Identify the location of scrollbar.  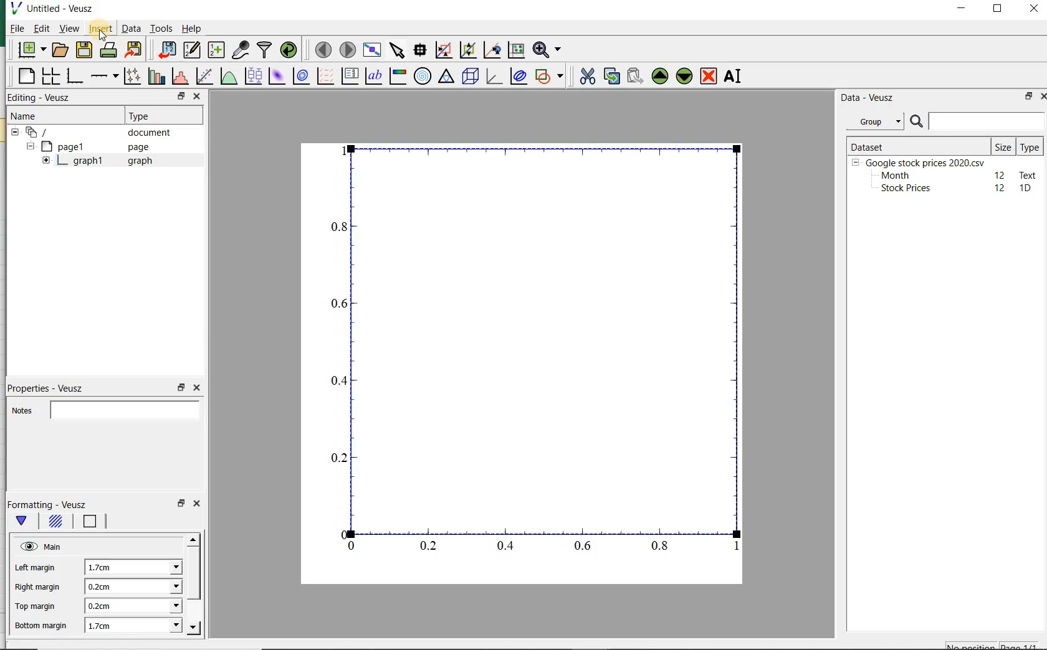
(194, 584).